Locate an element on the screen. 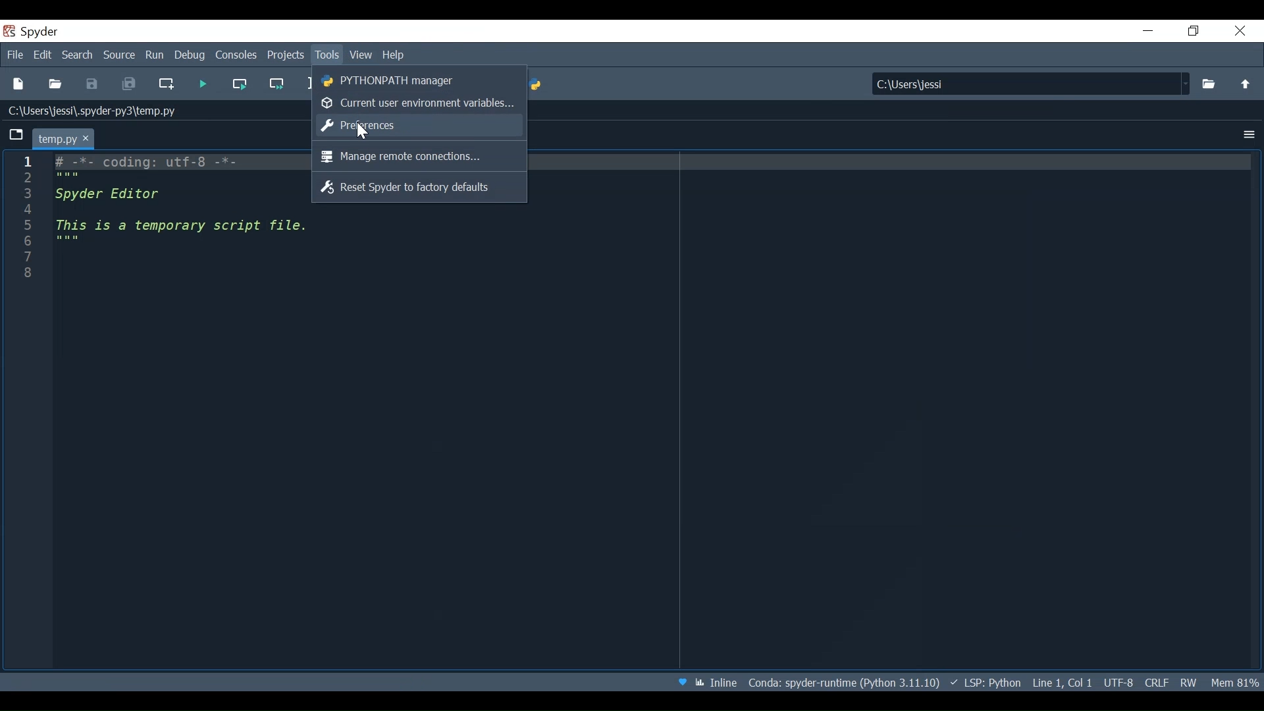 The width and height of the screenshot is (1264, 711). Run the current cell is located at coordinates (239, 85).